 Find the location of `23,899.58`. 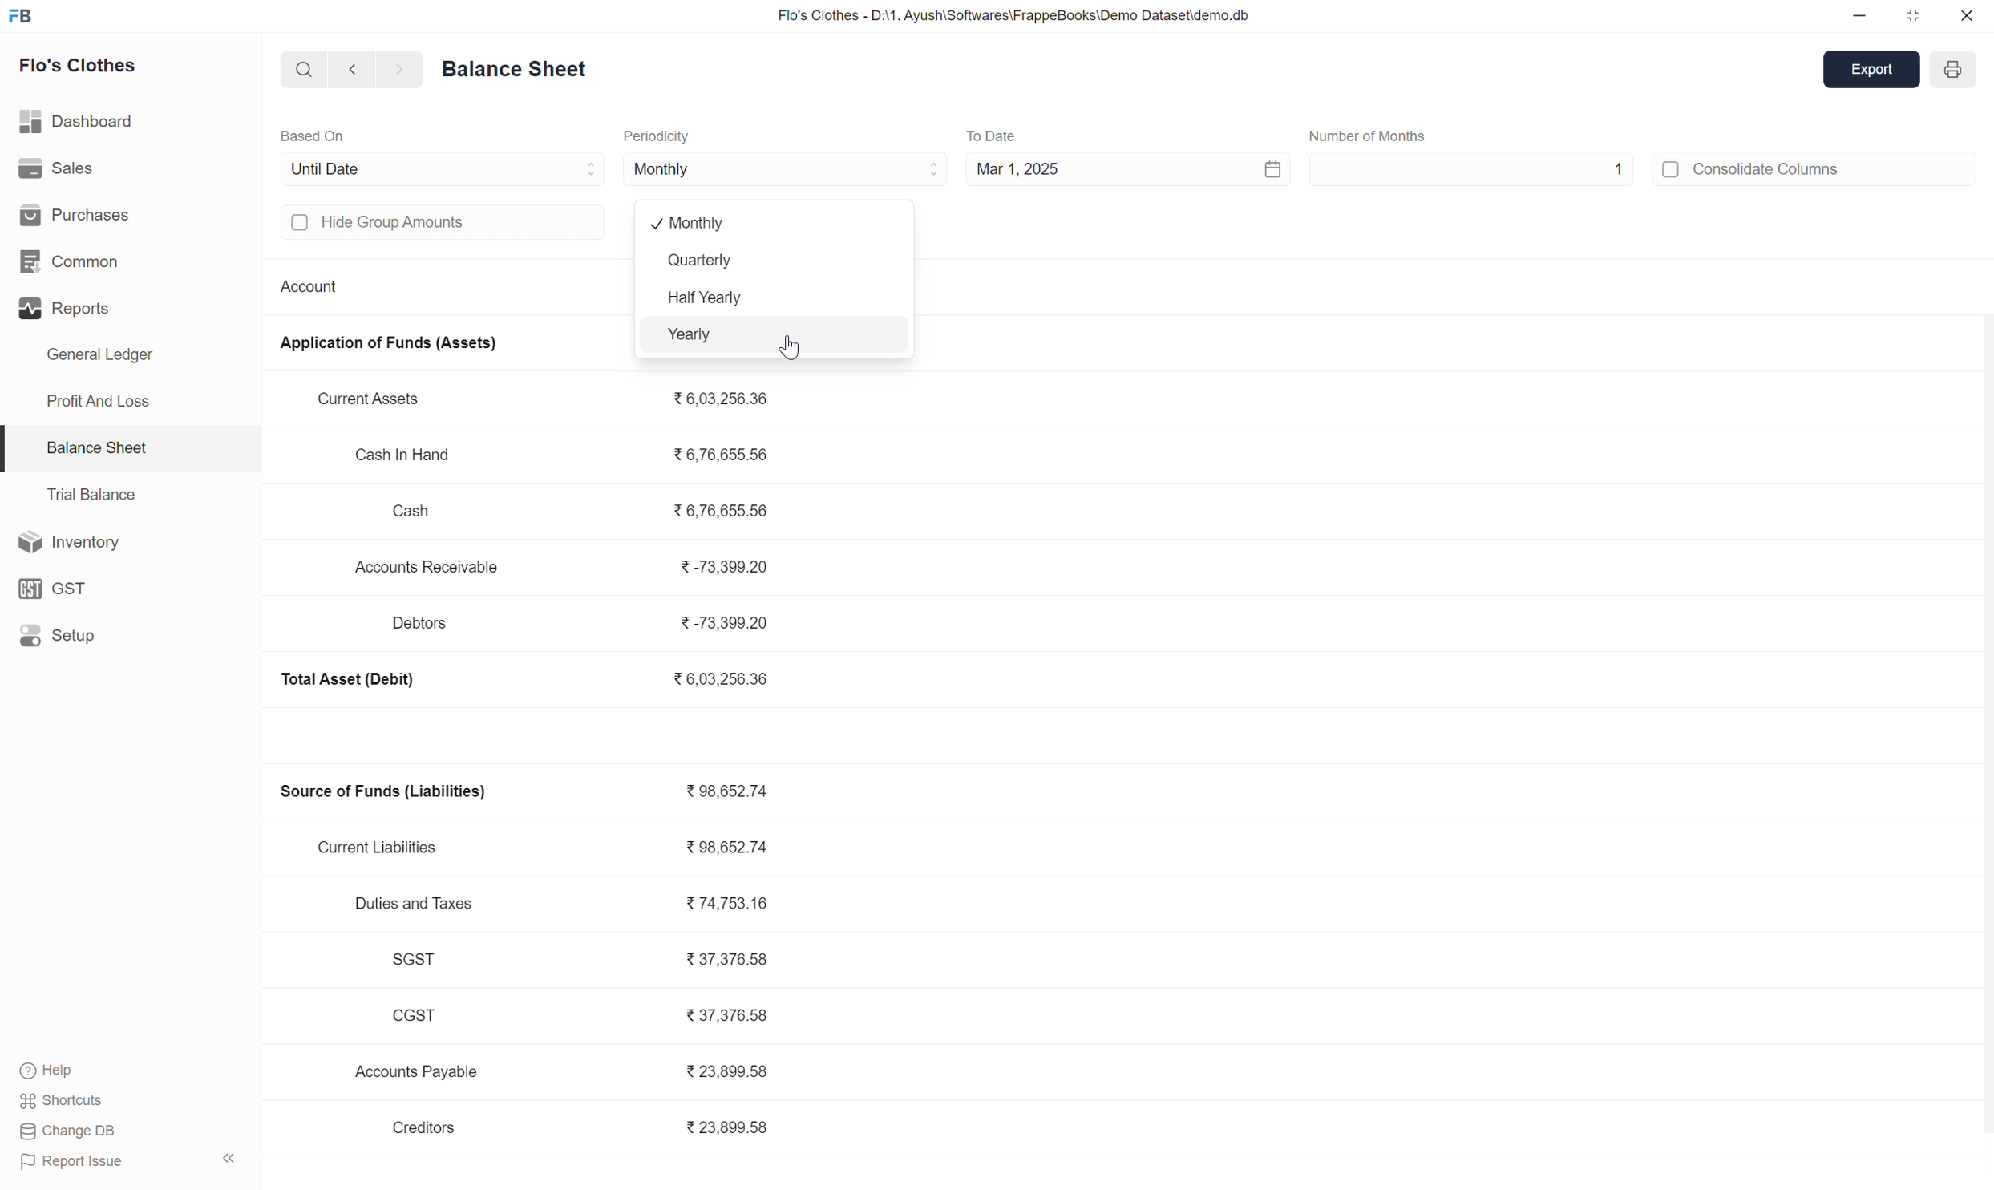

23,899.58 is located at coordinates (729, 1126).